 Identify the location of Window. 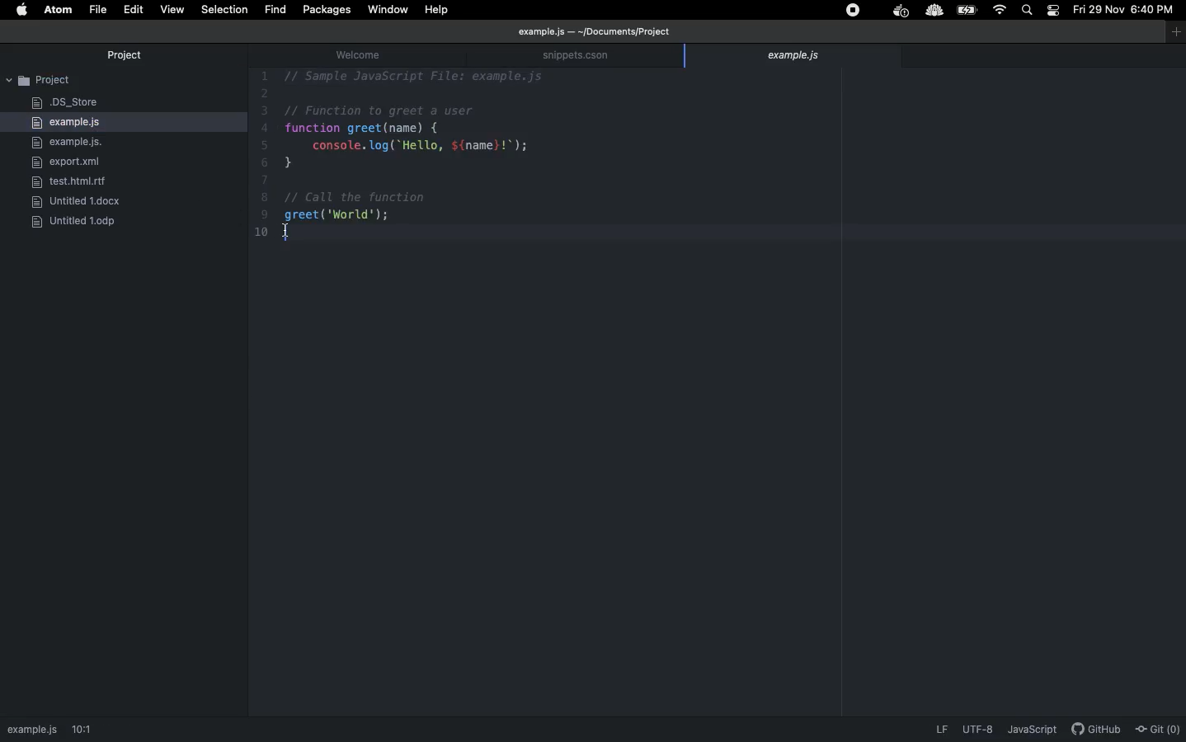
(391, 10).